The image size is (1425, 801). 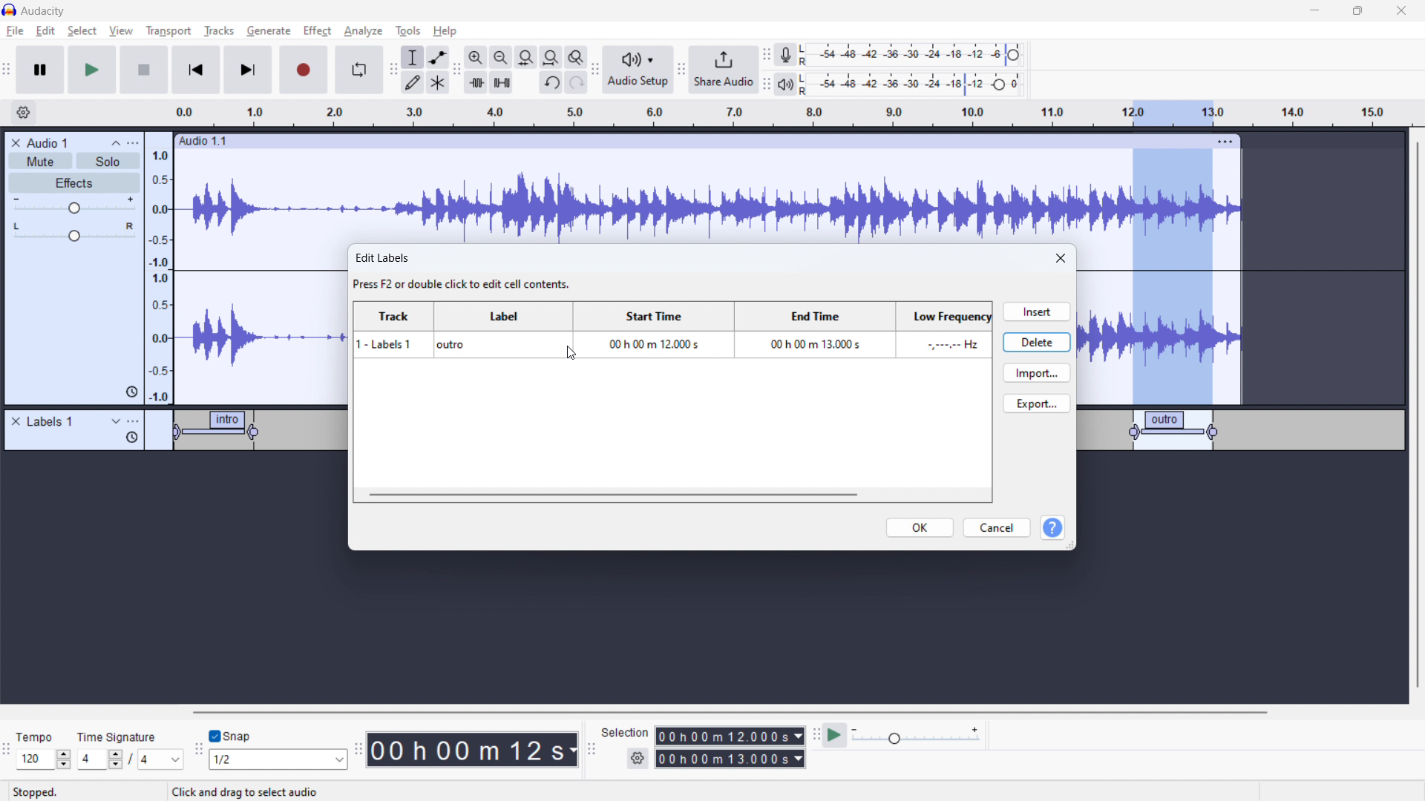 I want to click on set time signature, so click(x=131, y=759).